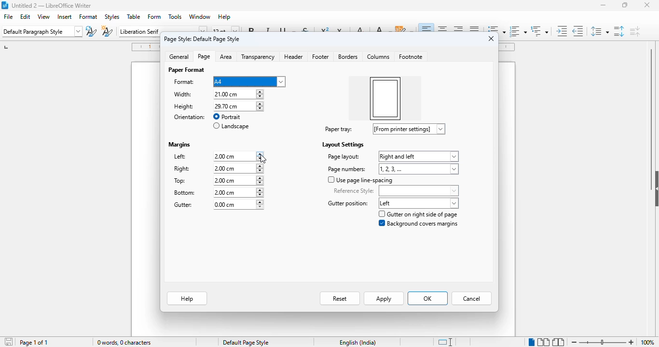 Image resolution: width=659 pixels, height=347 pixels. I want to click on height input box, so click(229, 106).